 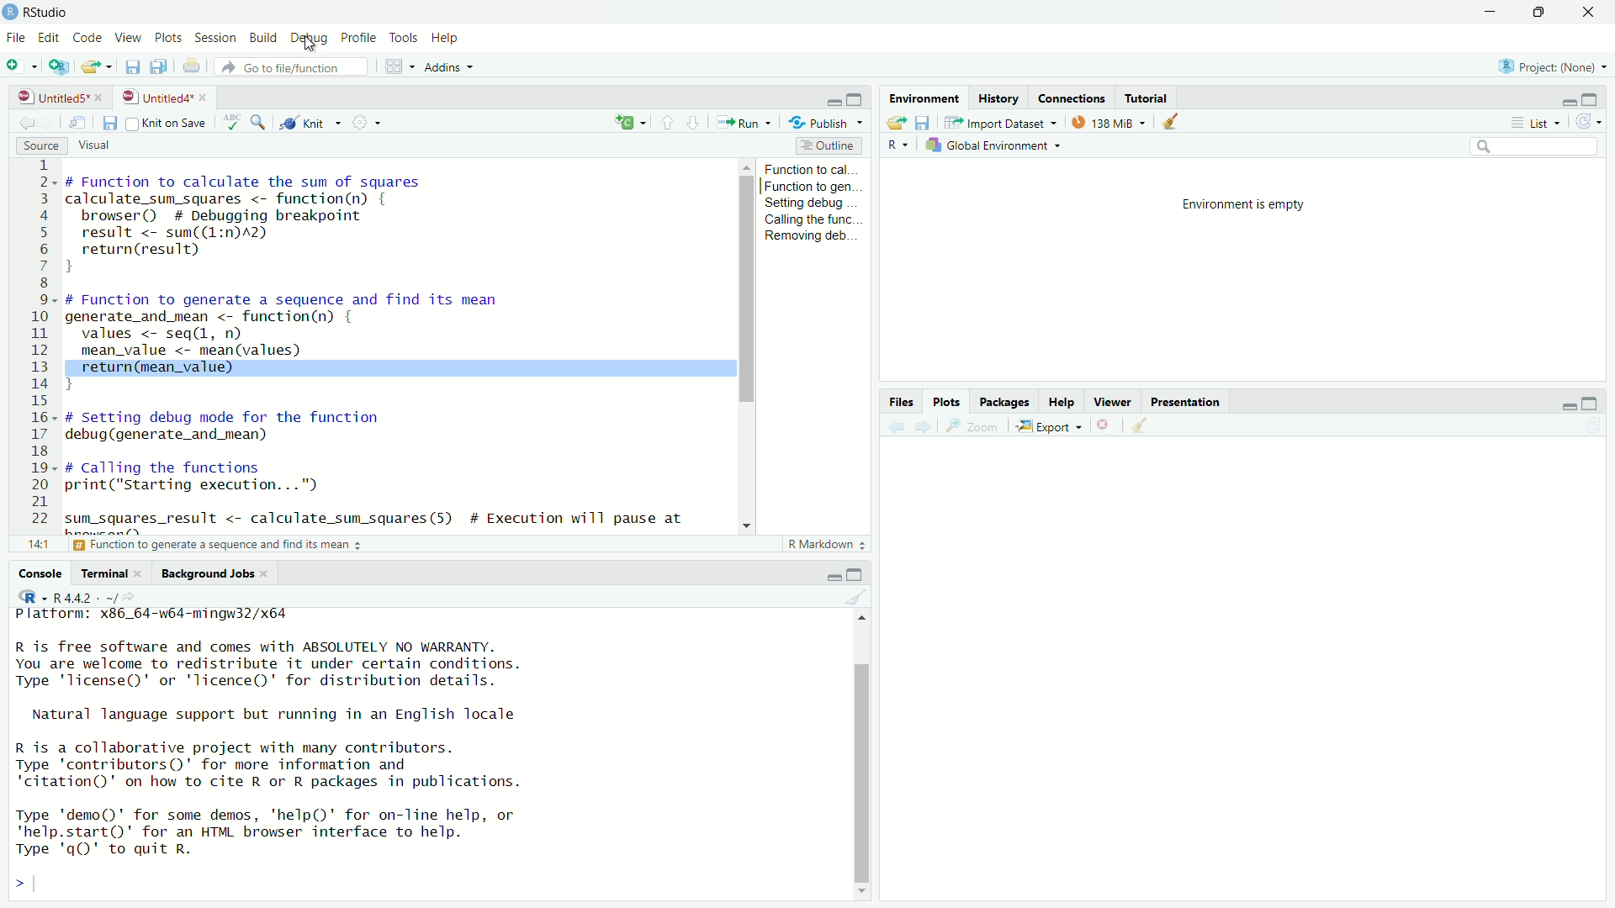 I want to click on function to gen..., so click(x=810, y=186).